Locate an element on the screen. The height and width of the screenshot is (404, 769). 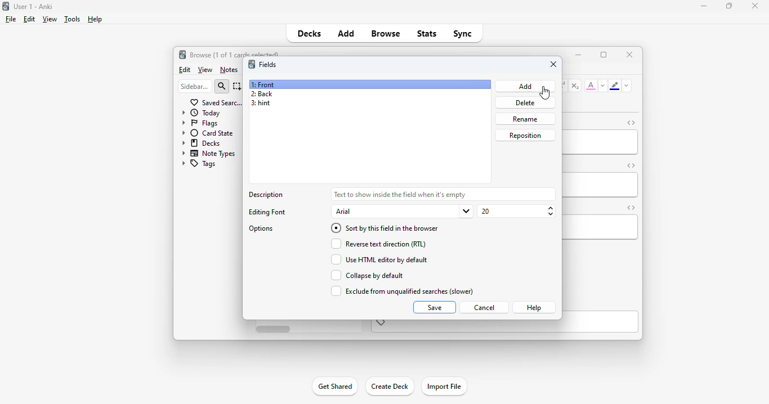
rename is located at coordinates (525, 119).